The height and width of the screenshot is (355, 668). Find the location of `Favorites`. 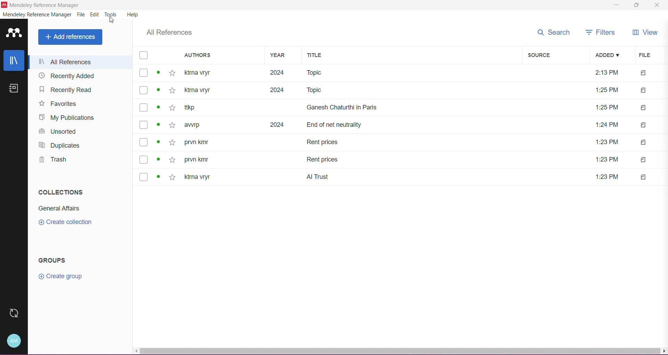

Favorites is located at coordinates (58, 104).